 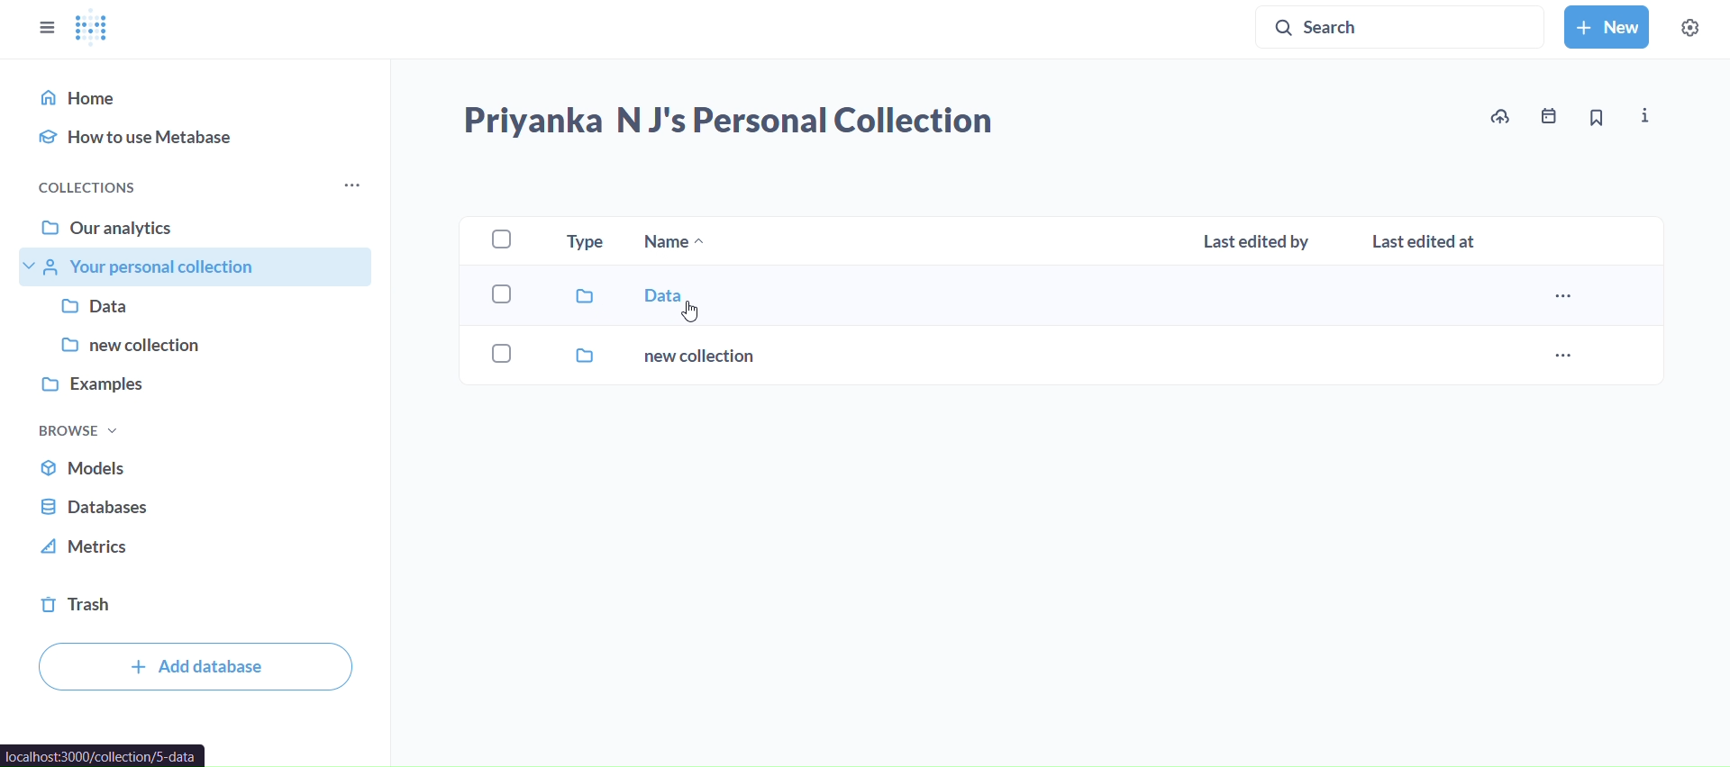 I want to click on mo, so click(x=350, y=185).